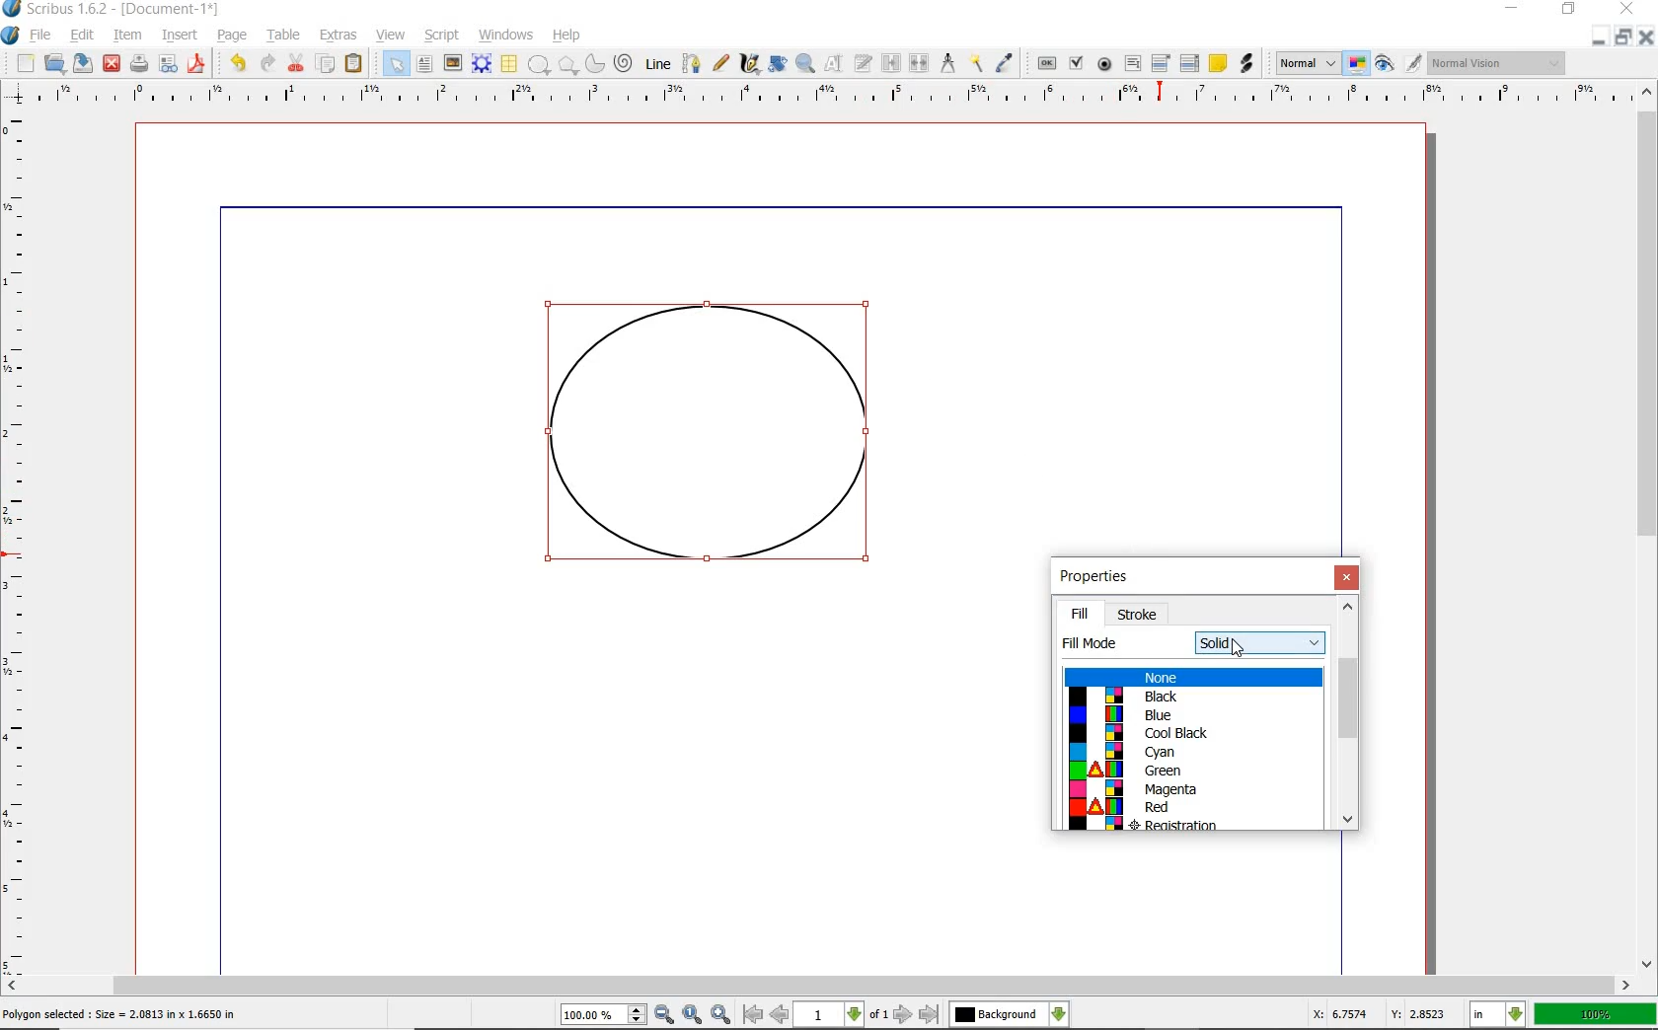 The height and width of the screenshot is (1030, 1658). What do you see at coordinates (833, 62) in the screenshot?
I see `EDIT CONTENTS OF FRAME` at bounding box center [833, 62].